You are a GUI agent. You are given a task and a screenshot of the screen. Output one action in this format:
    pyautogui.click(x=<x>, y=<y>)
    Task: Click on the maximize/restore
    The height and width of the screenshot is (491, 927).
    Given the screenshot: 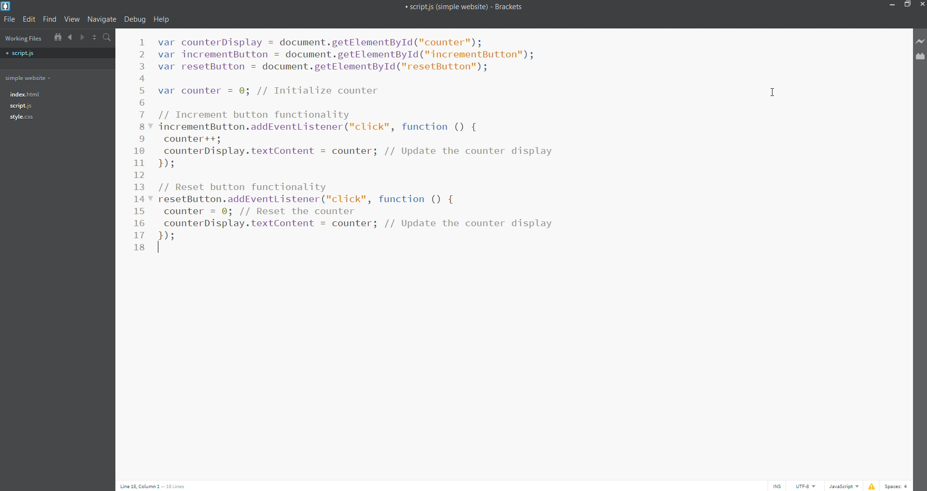 What is the action you would take?
    pyautogui.click(x=909, y=5)
    